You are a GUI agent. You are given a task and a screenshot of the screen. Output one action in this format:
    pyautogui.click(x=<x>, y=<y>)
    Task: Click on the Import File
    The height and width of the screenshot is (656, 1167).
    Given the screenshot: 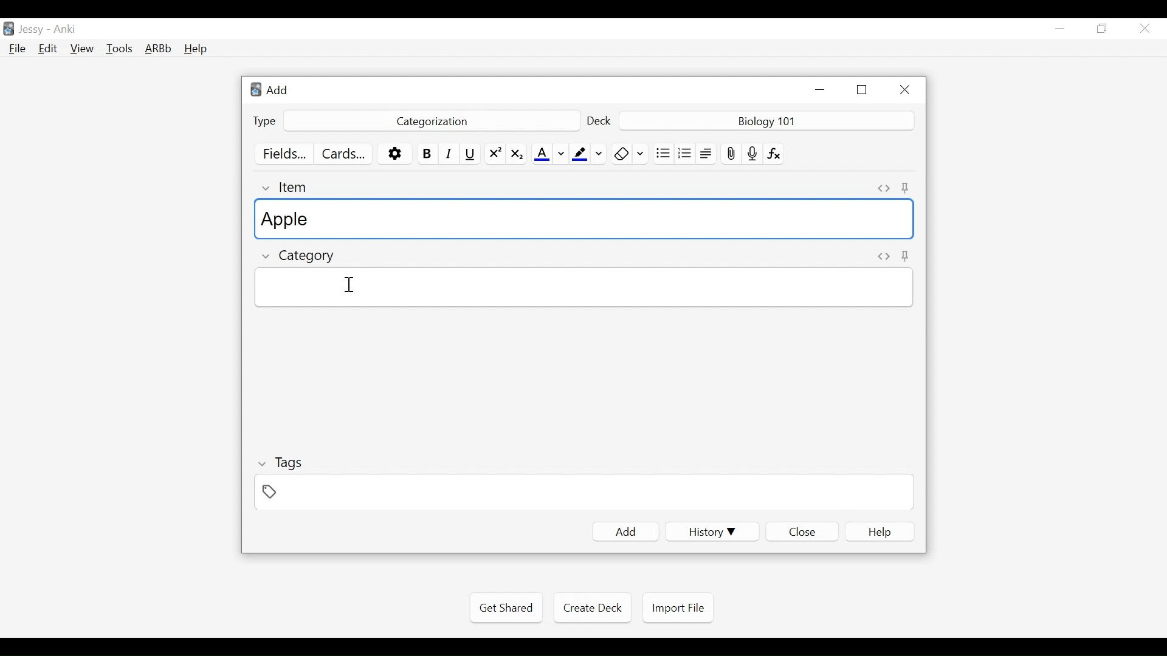 What is the action you would take?
    pyautogui.click(x=678, y=608)
    